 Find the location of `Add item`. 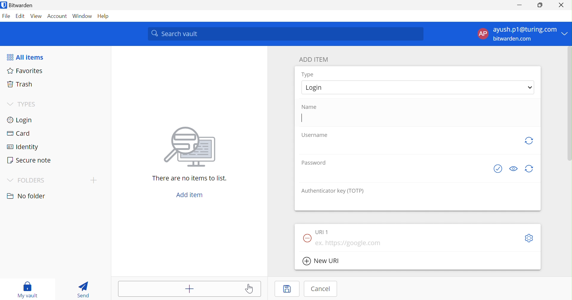

Add item is located at coordinates (191, 195).